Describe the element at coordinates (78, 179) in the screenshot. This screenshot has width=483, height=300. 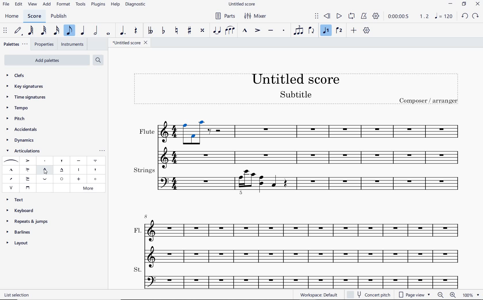
I see `MUTED (CLOSED)` at that location.